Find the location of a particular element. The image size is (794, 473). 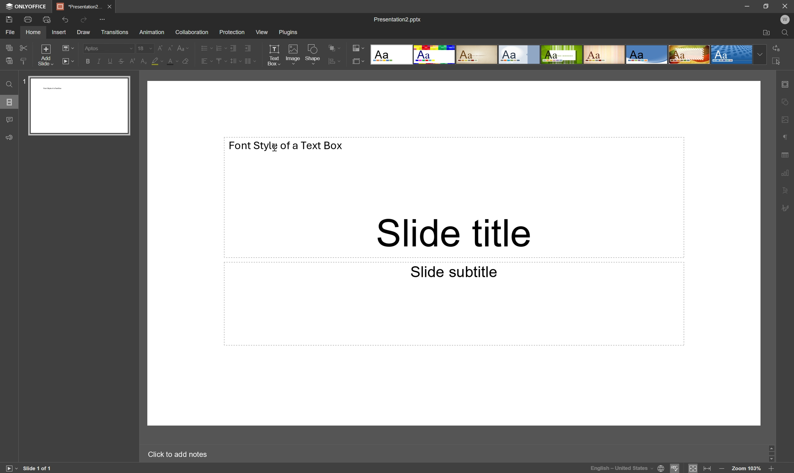

Start slideshow is located at coordinates (69, 61).